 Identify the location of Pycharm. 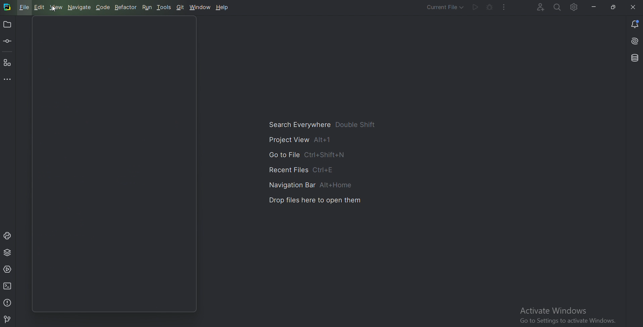
(7, 7).